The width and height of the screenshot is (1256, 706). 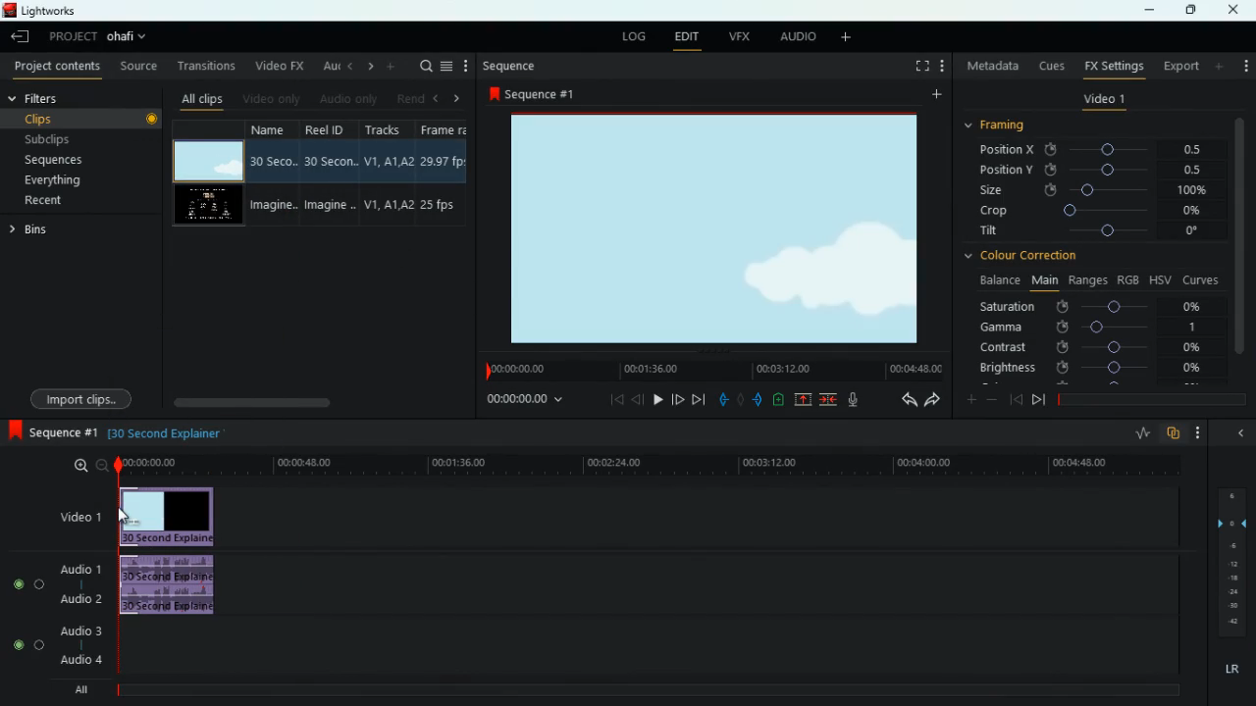 I want to click on Setting, so click(x=942, y=66).